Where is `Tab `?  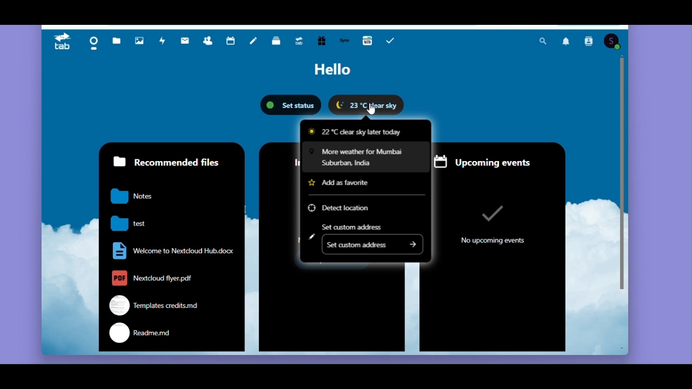 Tab  is located at coordinates (59, 43).